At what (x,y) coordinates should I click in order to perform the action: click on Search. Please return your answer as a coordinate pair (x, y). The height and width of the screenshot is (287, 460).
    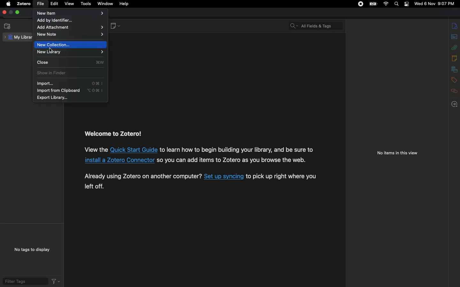
    Looking at the image, I should click on (397, 4).